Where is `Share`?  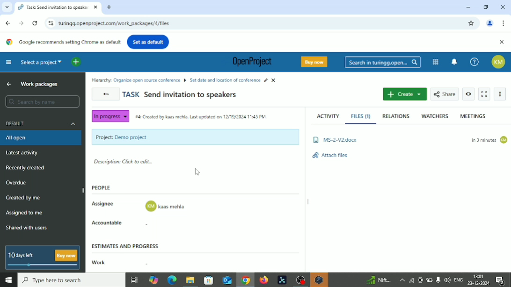
Share is located at coordinates (445, 93).